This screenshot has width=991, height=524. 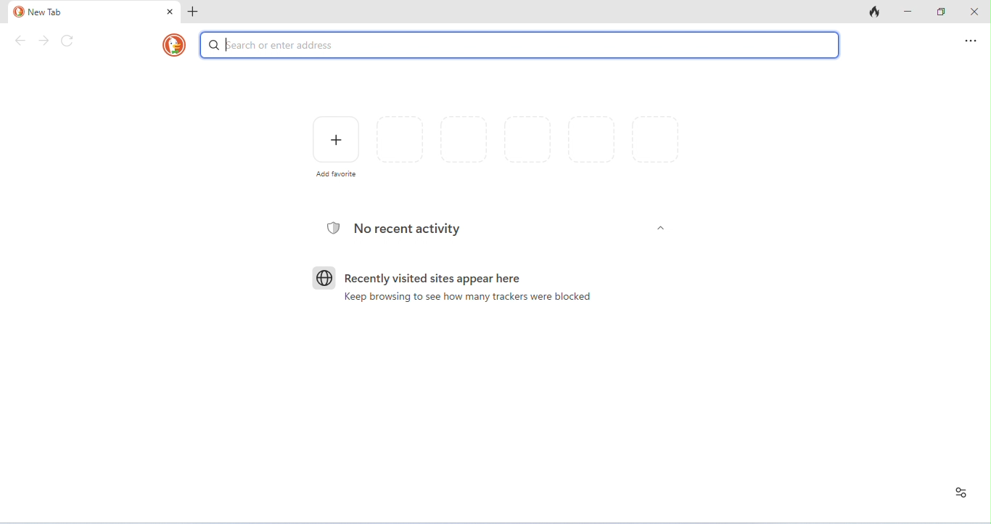 What do you see at coordinates (337, 139) in the screenshot?
I see `add favorite` at bounding box center [337, 139].